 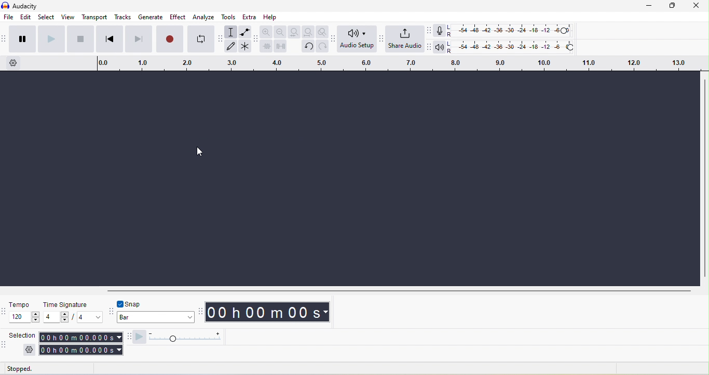 I want to click on zoom out, so click(x=280, y=32).